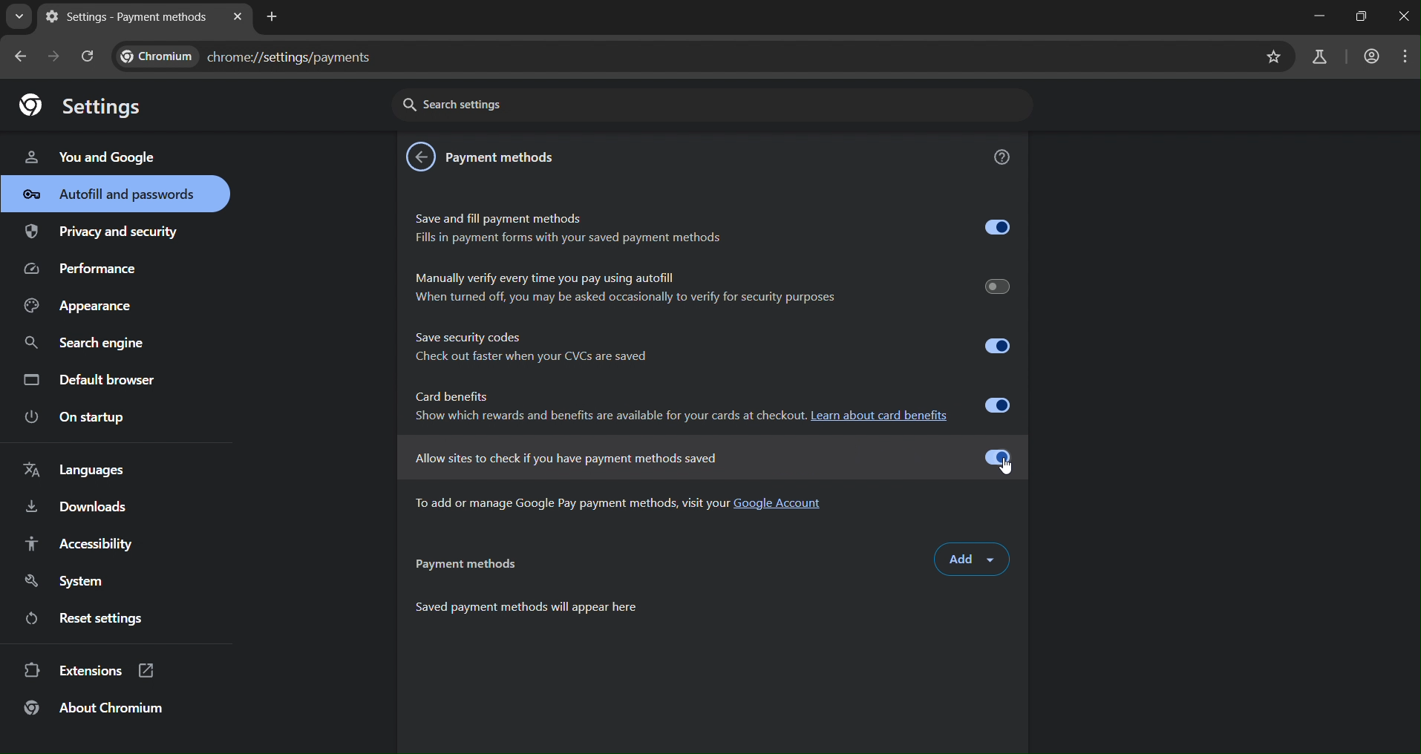 The image size is (1421, 754). What do you see at coordinates (1273, 58) in the screenshot?
I see `bookmark page` at bounding box center [1273, 58].